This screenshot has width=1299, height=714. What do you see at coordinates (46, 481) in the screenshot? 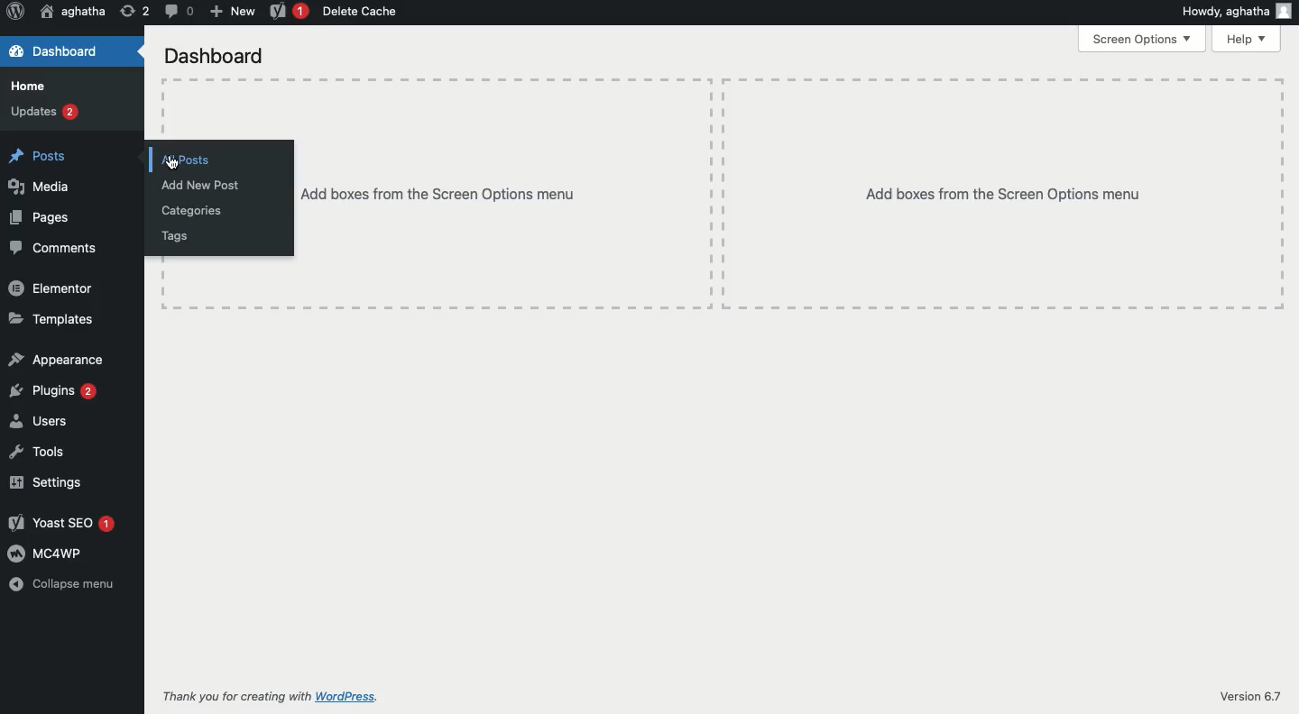
I see `Settings` at bounding box center [46, 481].